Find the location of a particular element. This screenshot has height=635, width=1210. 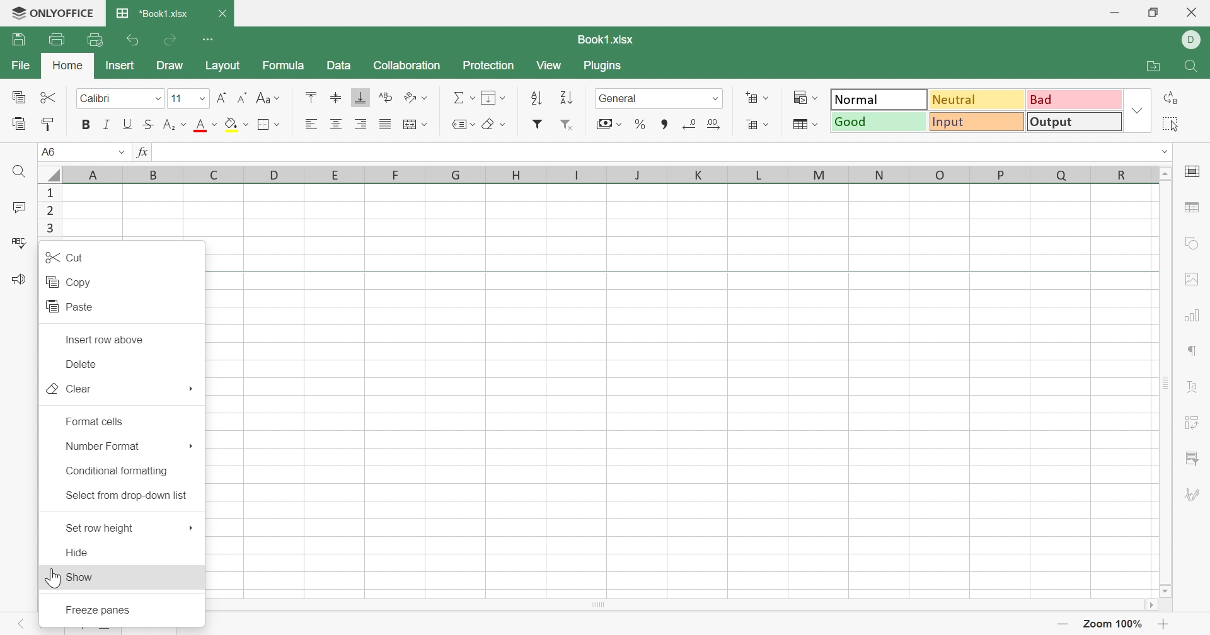

11 is located at coordinates (176, 98).